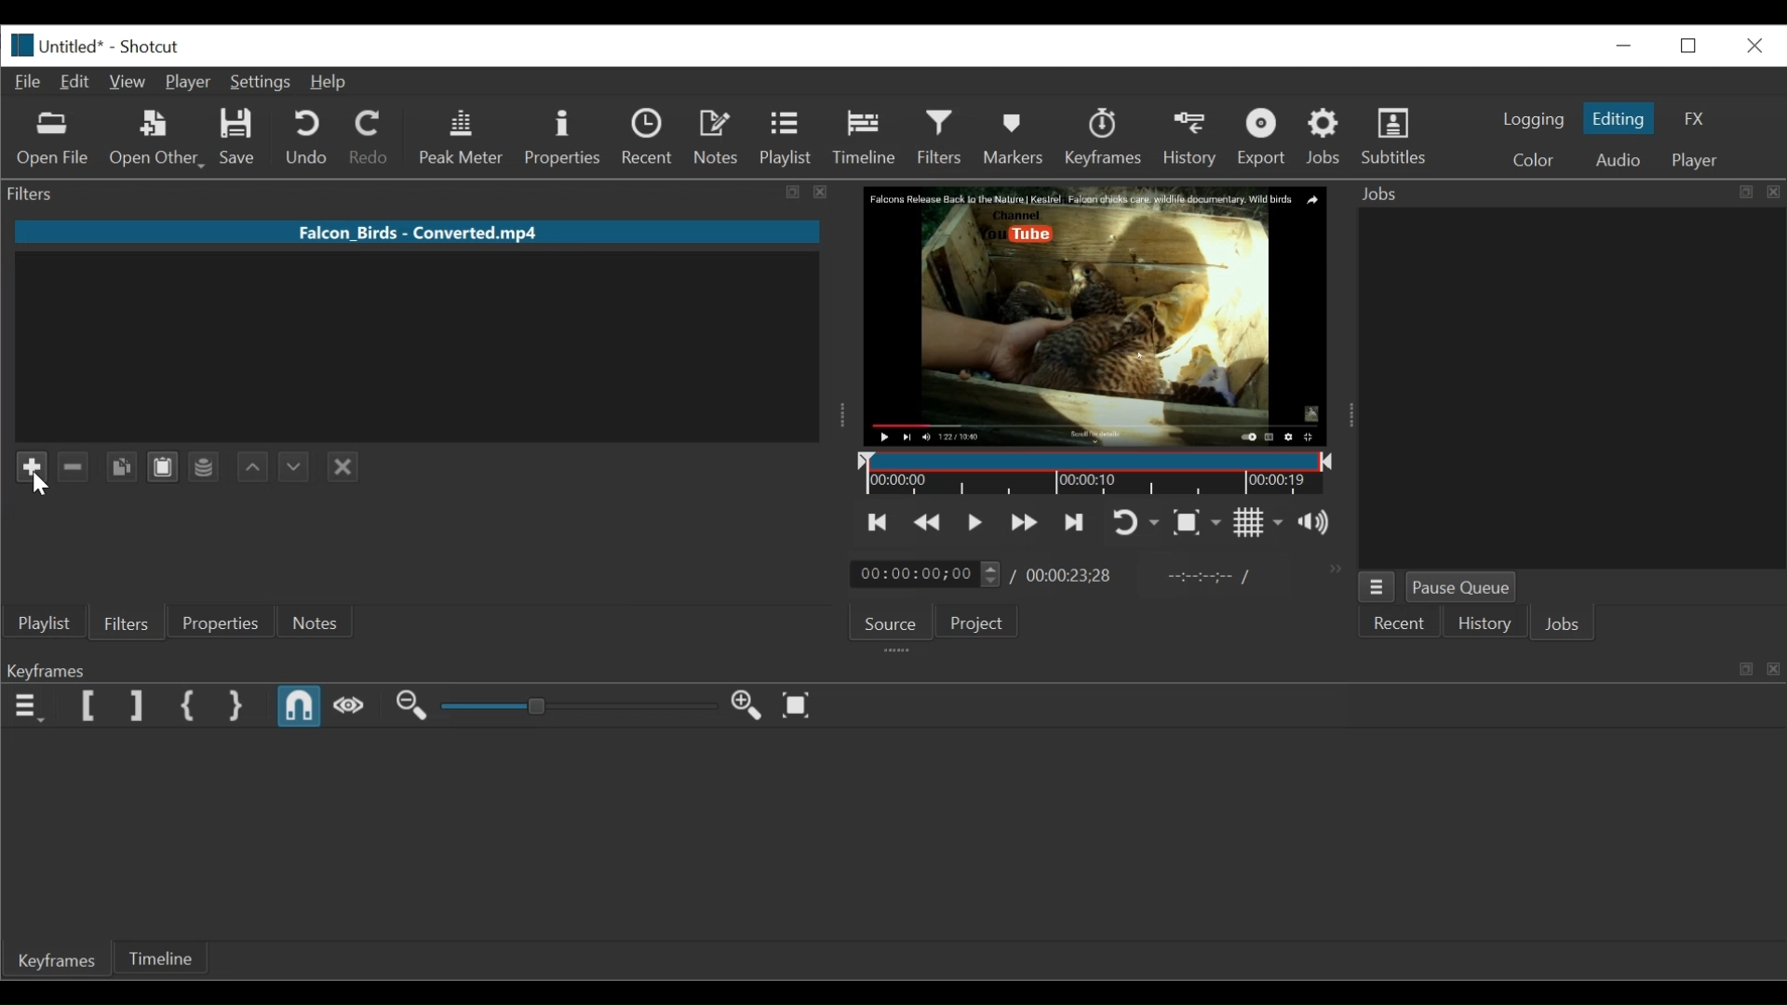  I want to click on Source, so click(891, 623).